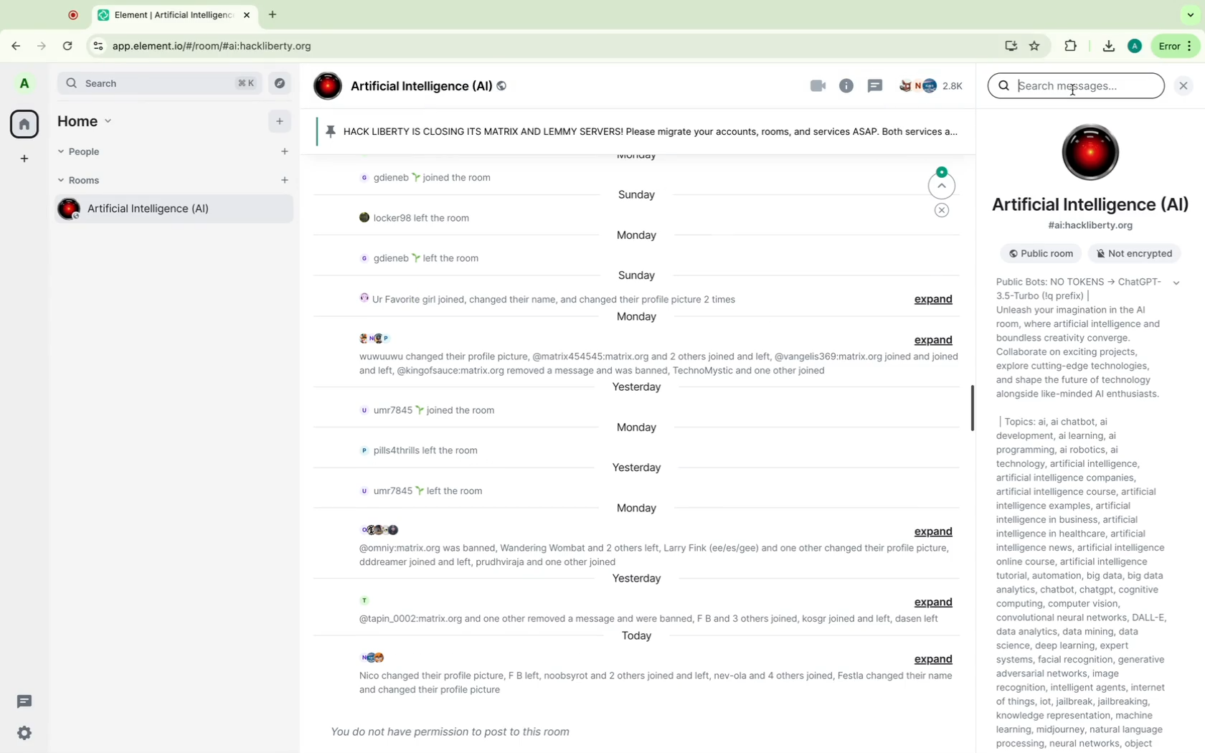  I want to click on google profile picture, so click(1134, 46).